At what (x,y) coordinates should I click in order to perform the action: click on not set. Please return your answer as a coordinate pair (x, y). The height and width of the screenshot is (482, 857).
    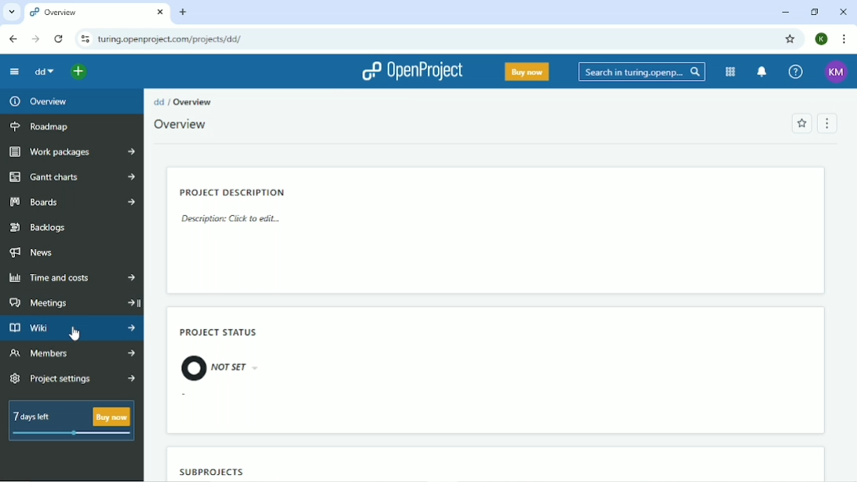
    Looking at the image, I should click on (218, 371).